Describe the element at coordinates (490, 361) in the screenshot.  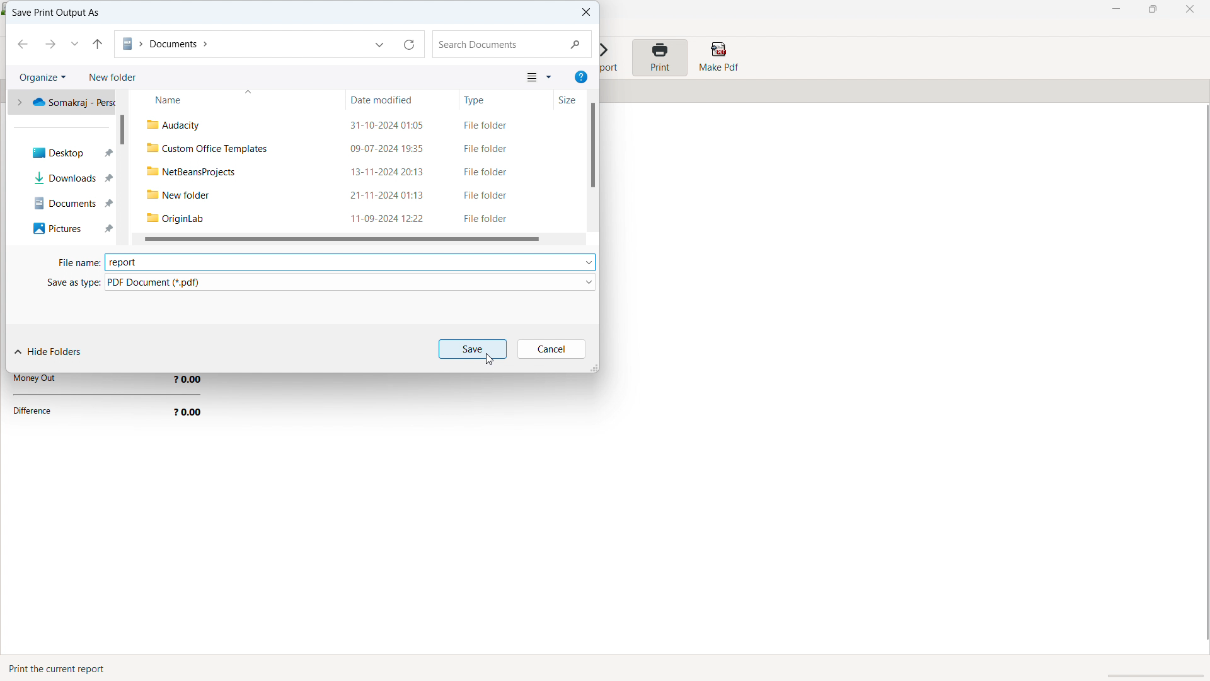
I see `Cursor` at that location.